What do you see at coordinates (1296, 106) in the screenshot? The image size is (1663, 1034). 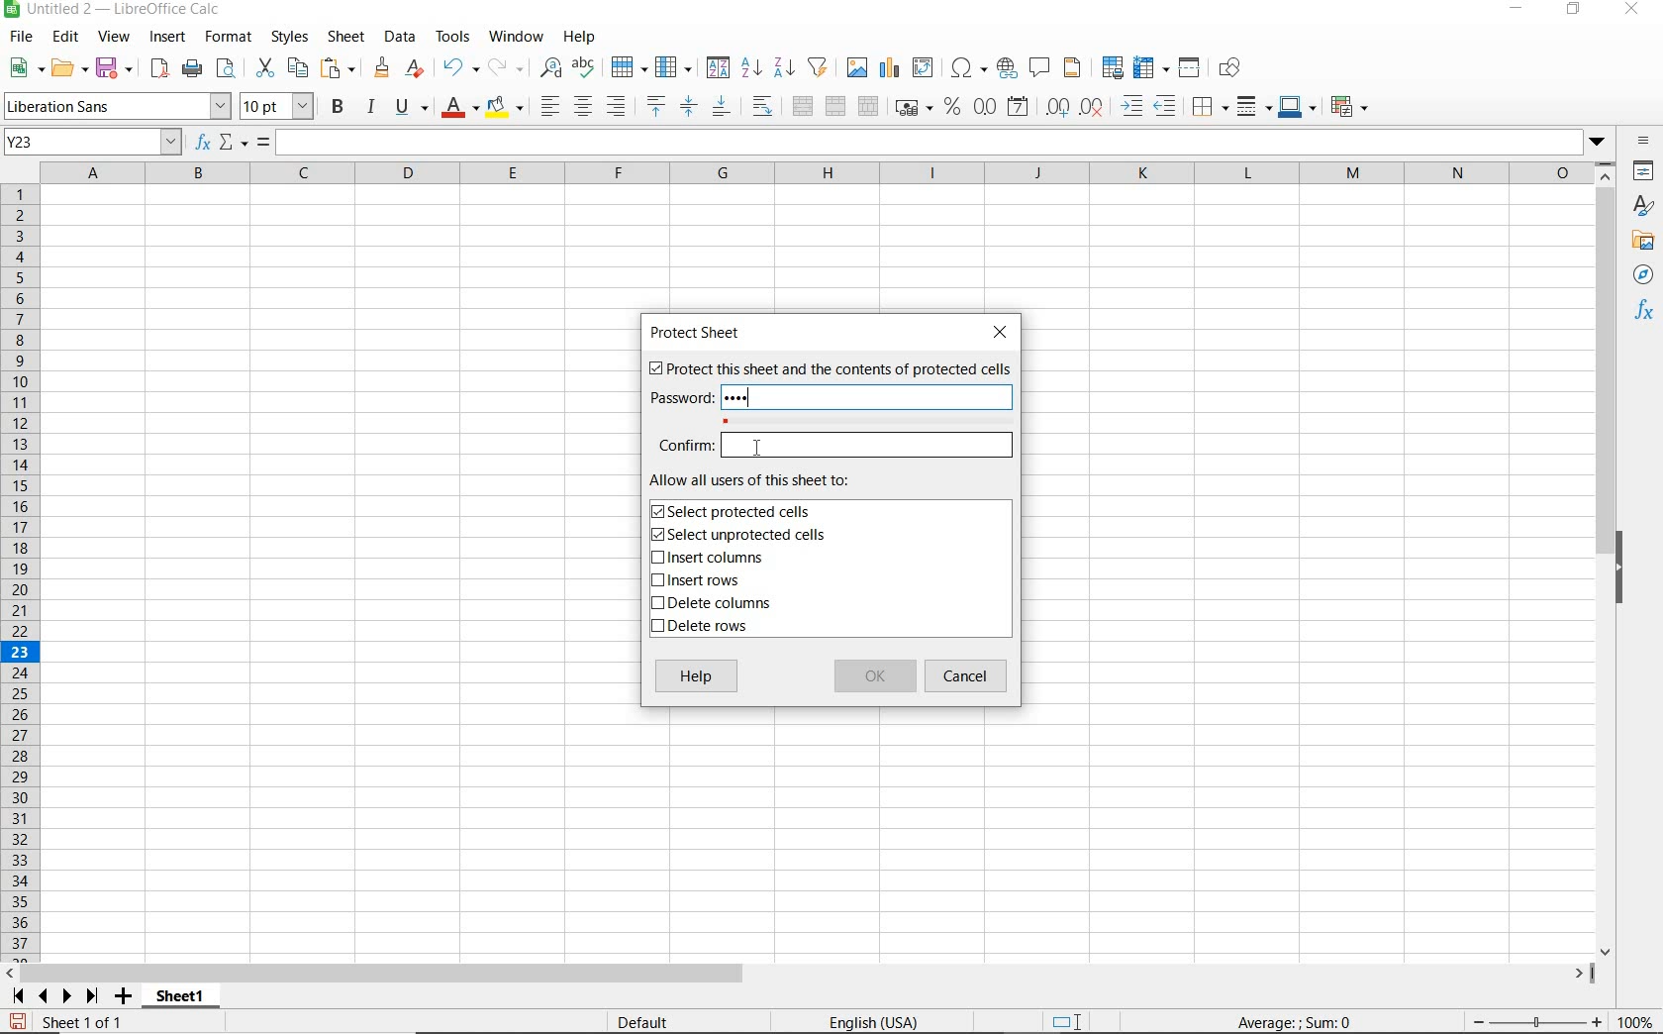 I see `BORDER COLOR` at bounding box center [1296, 106].